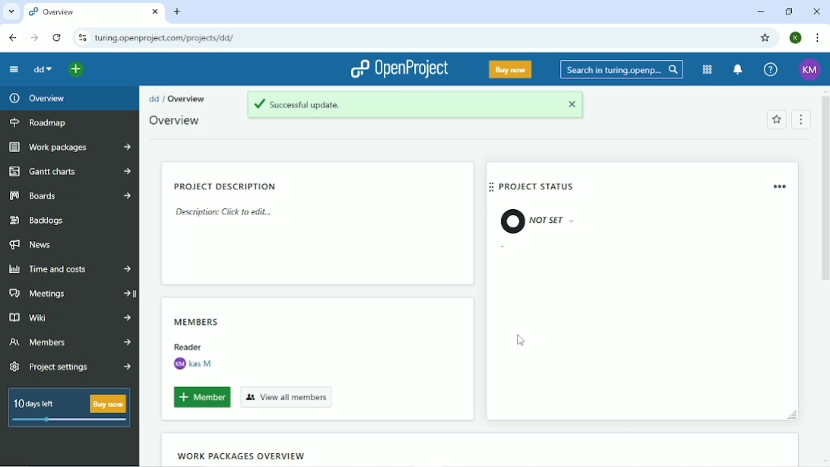 This screenshot has height=467, width=830. I want to click on Not set, so click(542, 221).